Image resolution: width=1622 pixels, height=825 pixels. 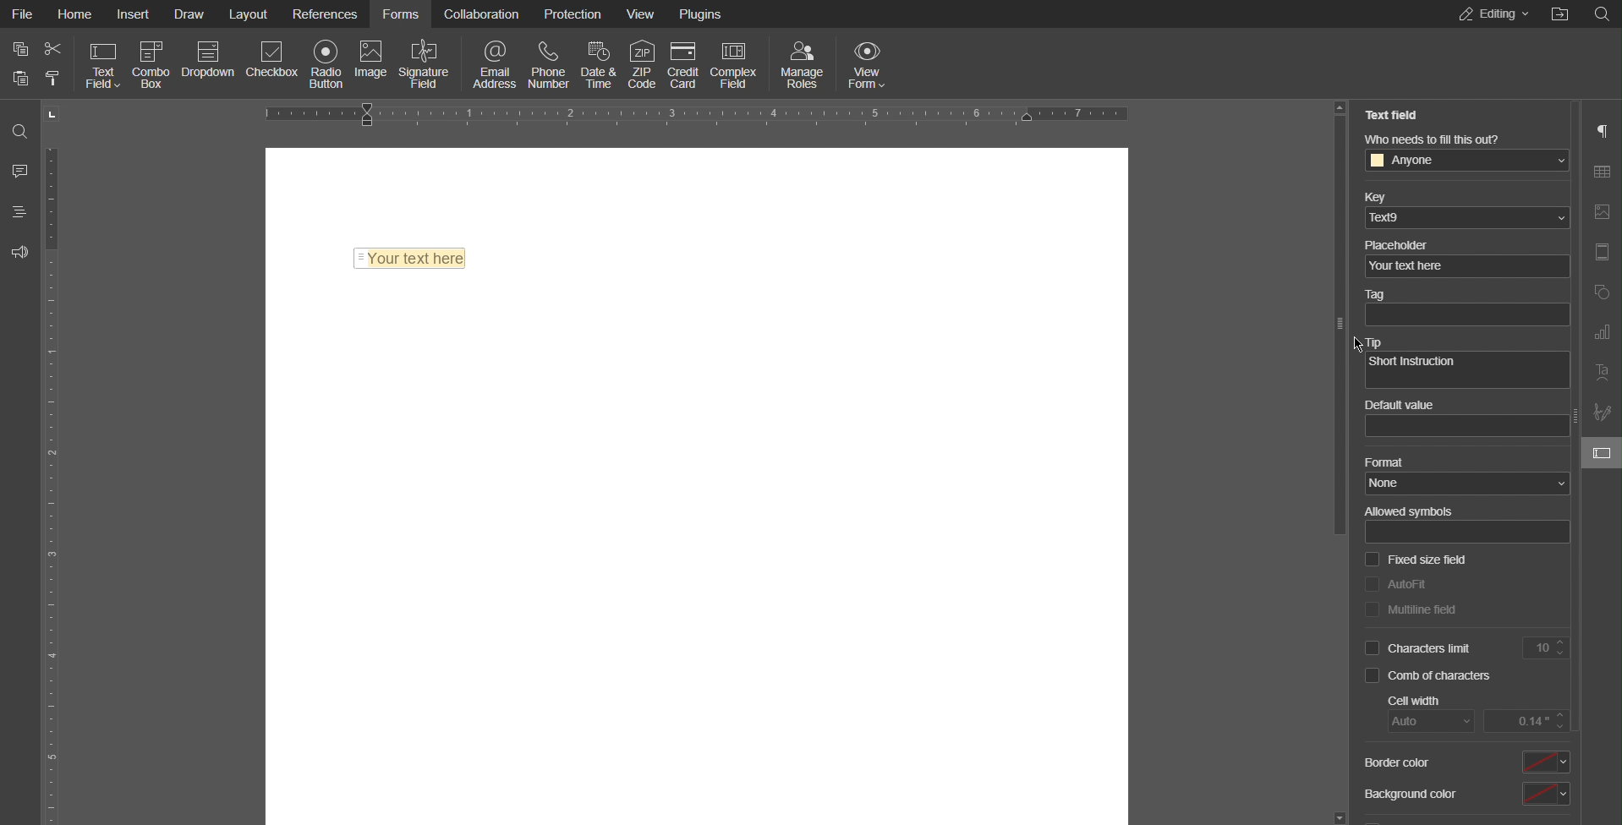 What do you see at coordinates (1390, 113) in the screenshot?
I see `Text Field` at bounding box center [1390, 113].